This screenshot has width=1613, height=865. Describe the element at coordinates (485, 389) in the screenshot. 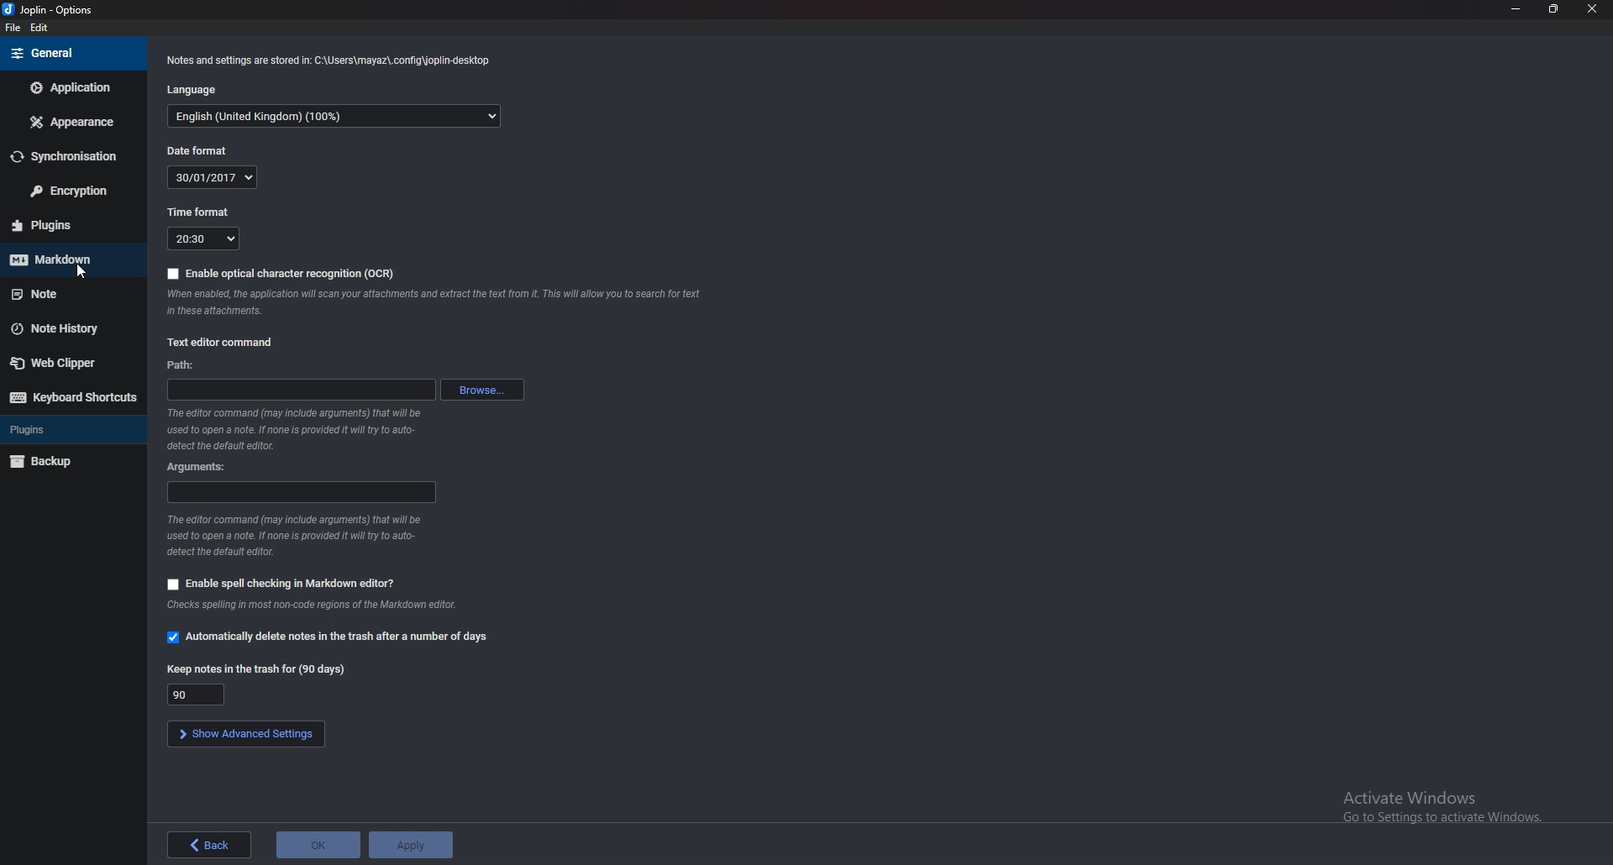

I see `browse` at that location.